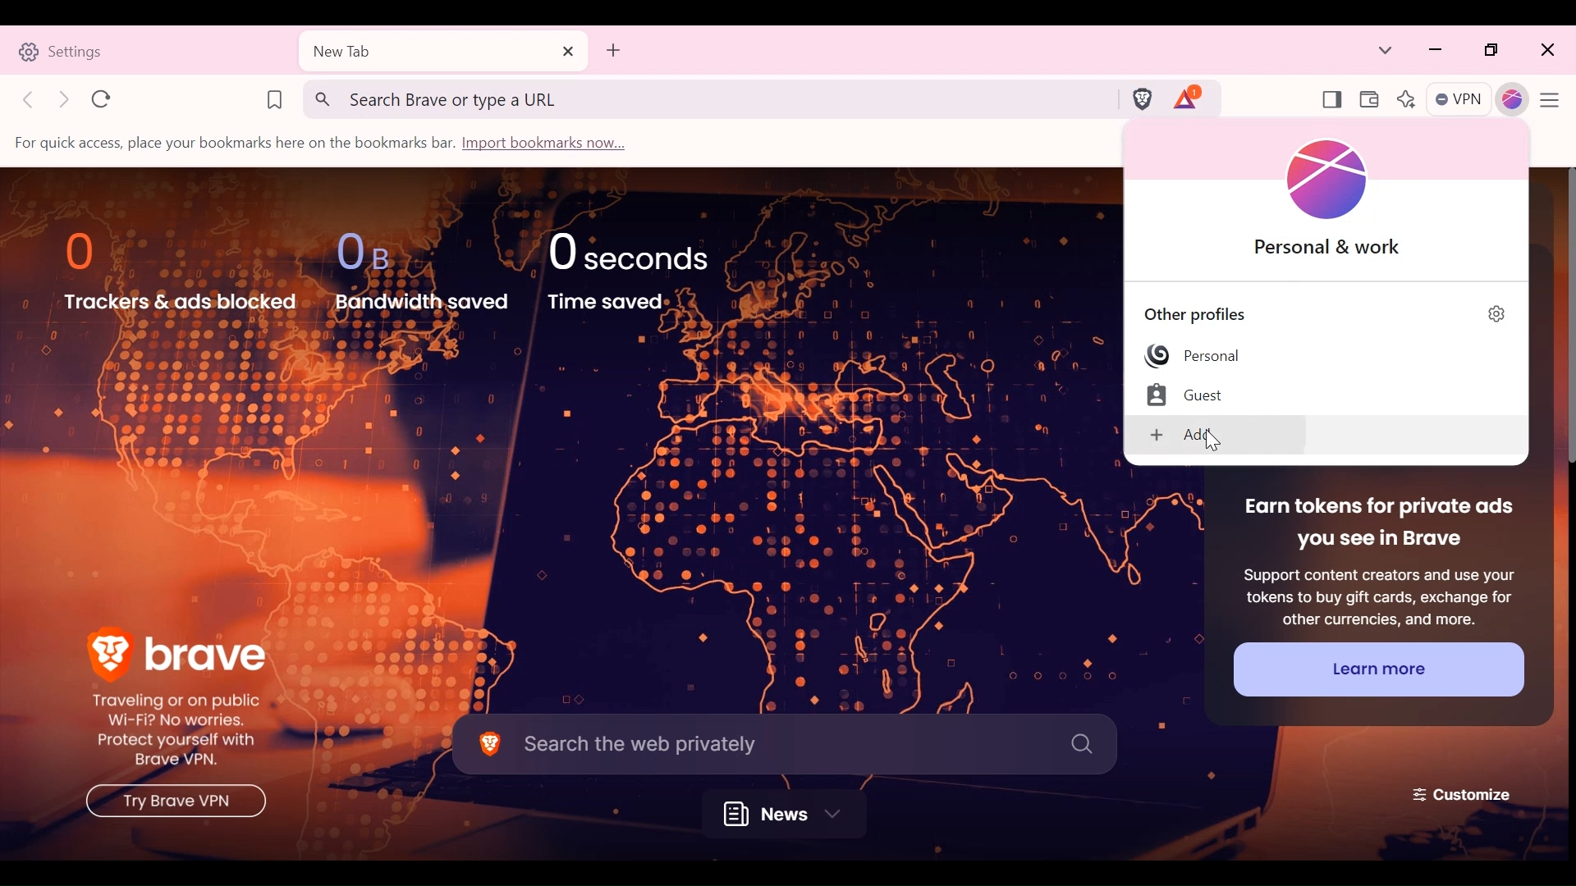  I want to click on For quick access, place your bookmarks here on the bookmarks bar. Import bookmarks now, so click(326, 144).